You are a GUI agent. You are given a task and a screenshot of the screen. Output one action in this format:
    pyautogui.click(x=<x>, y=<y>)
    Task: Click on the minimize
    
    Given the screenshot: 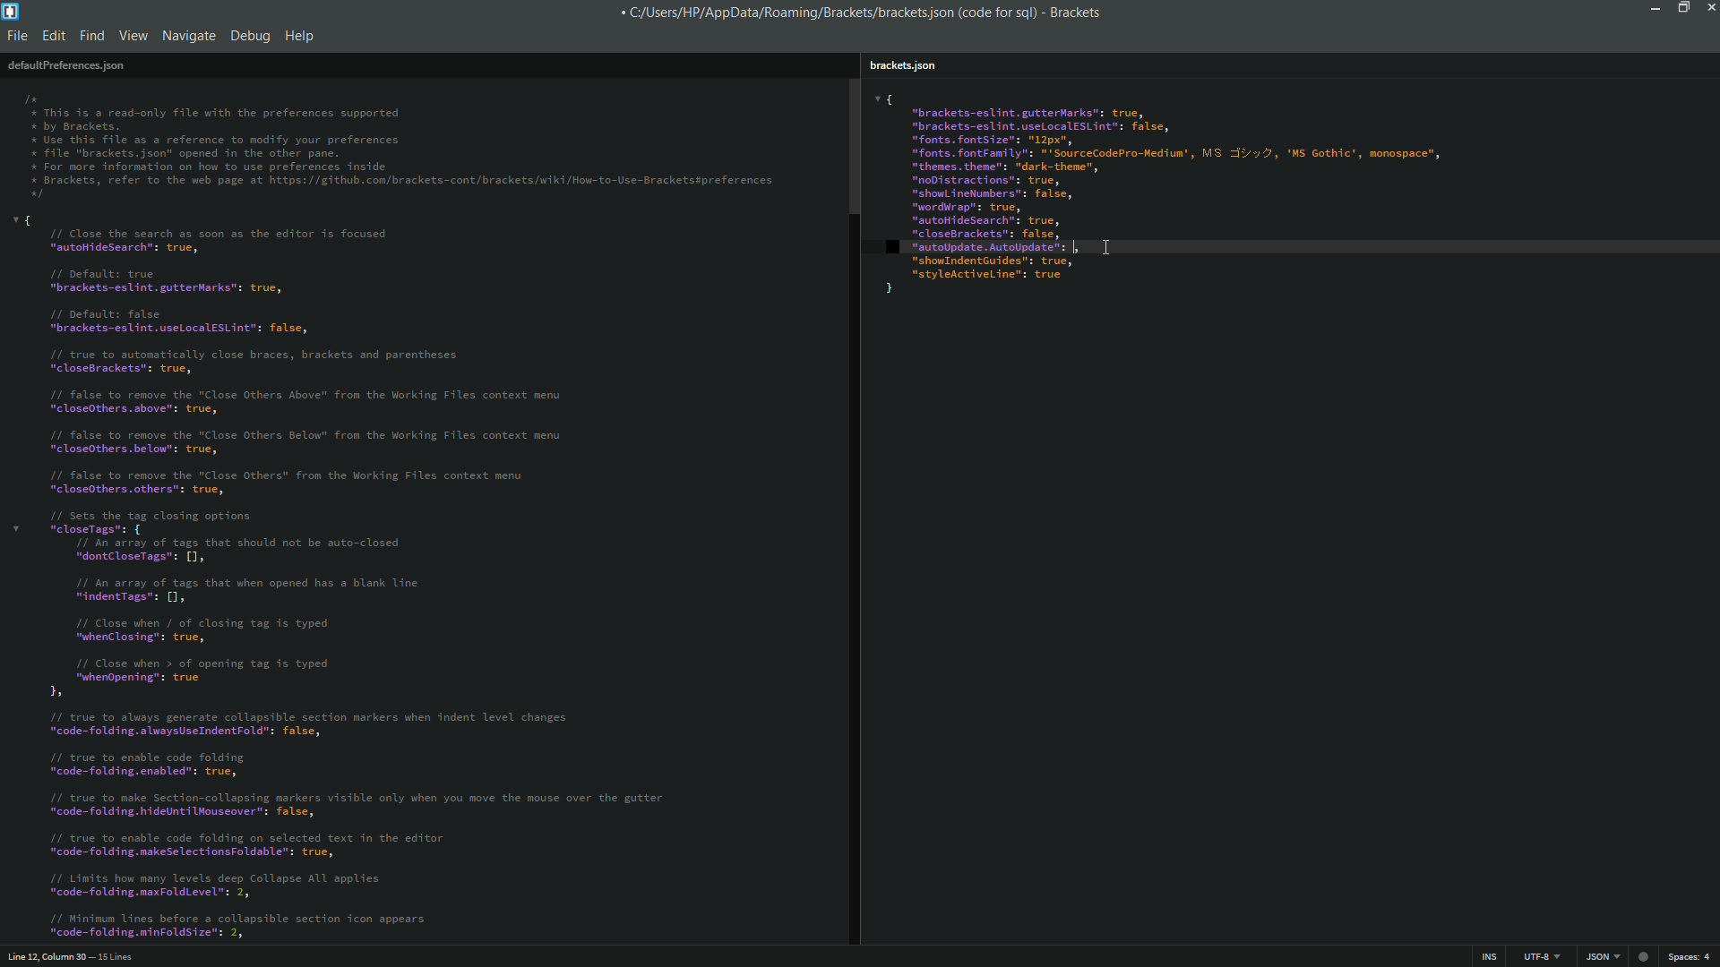 What is the action you would take?
    pyautogui.click(x=1655, y=10)
    